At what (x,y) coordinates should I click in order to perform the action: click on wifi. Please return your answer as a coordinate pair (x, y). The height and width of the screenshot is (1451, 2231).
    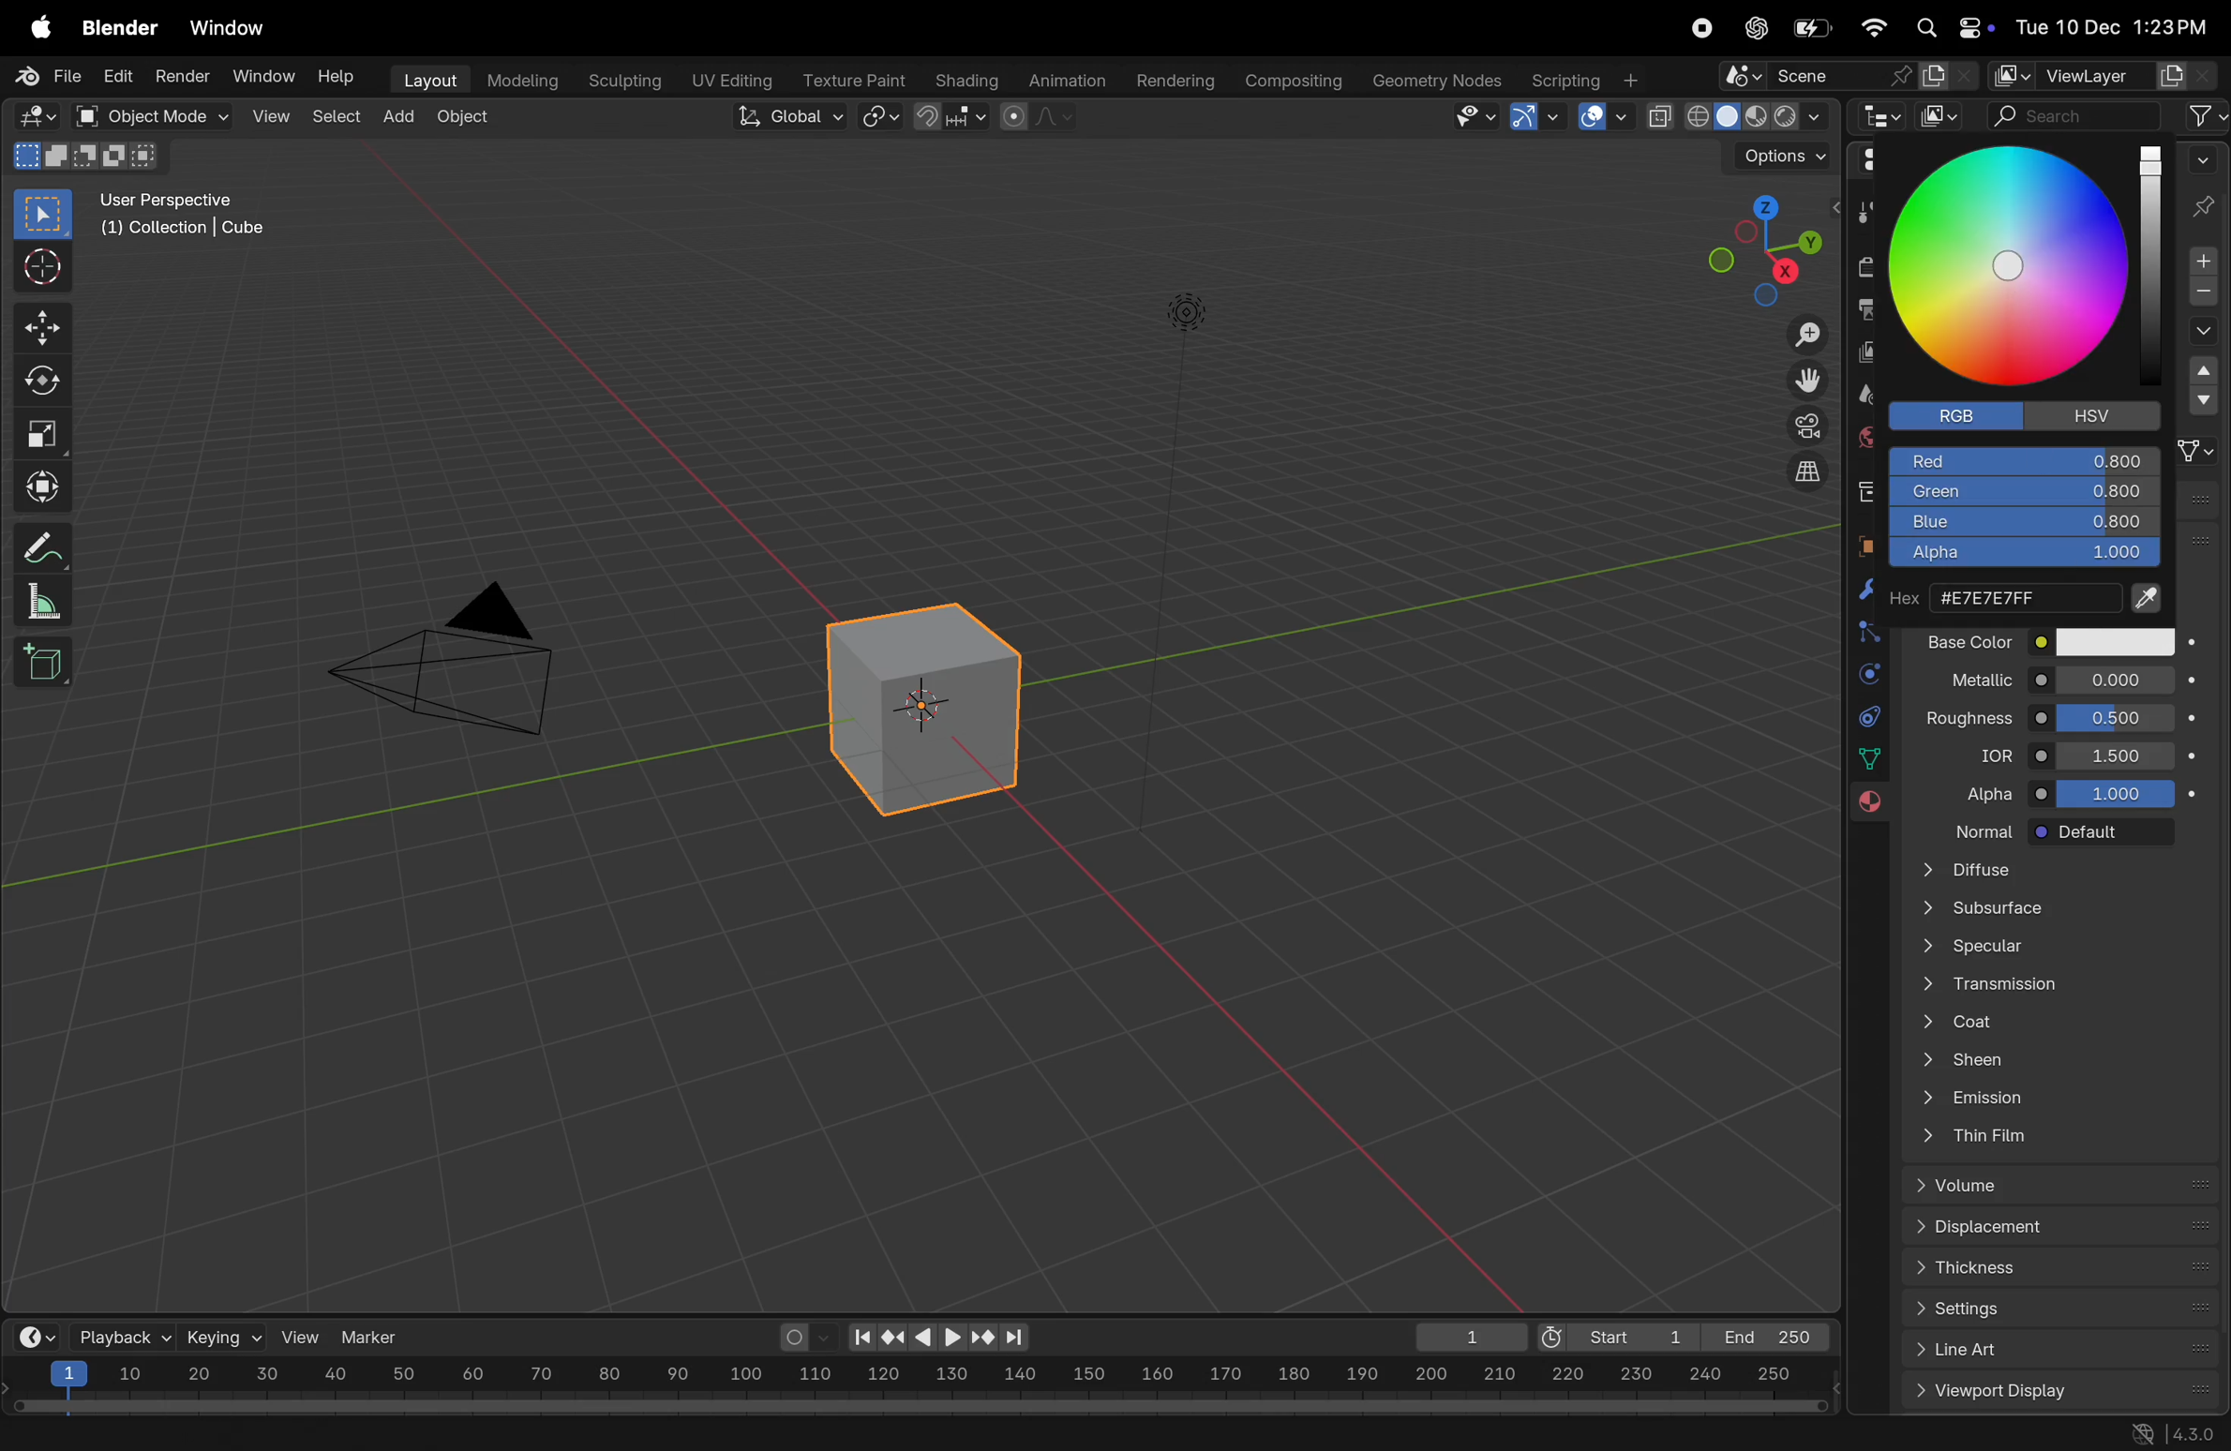
    Looking at the image, I should click on (1873, 27).